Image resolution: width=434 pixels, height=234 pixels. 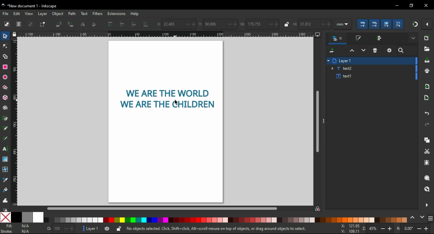 What do you see at coordinates (379, 228) in the screenshot?
I see `zoom in/zoom out` at bounding box center [379, 228].